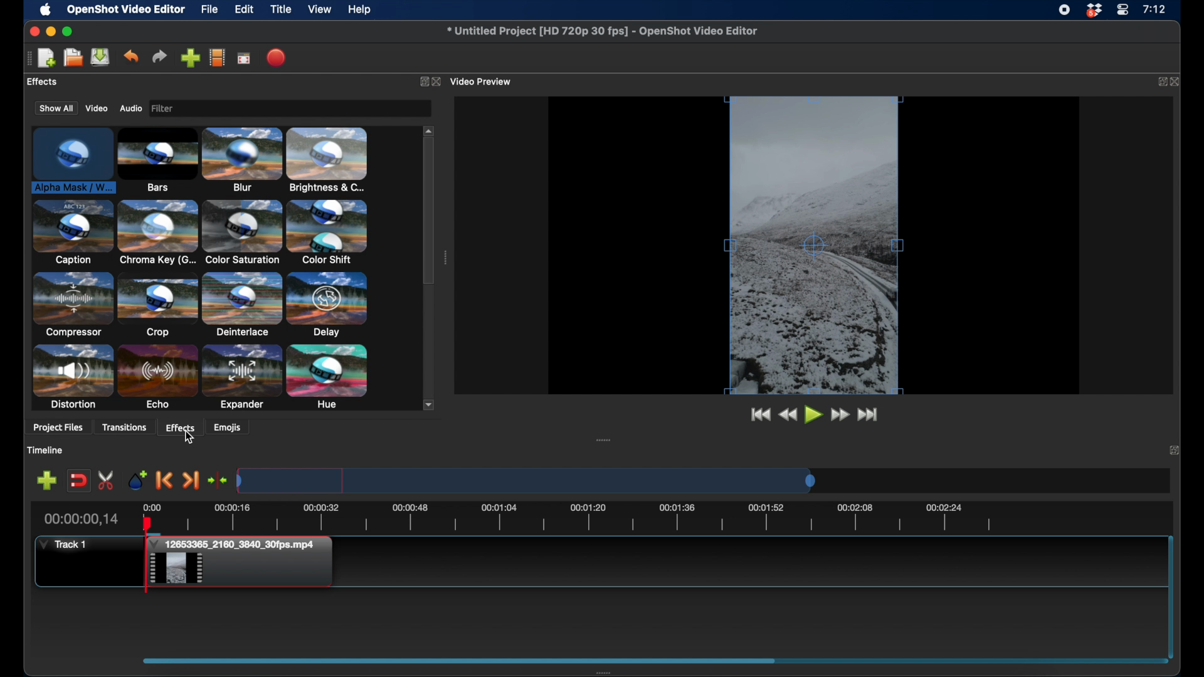 Image resolution: width=1204 pixels, height=677 pixels. What do you see at coordinates (151, 506) in the screenshot?
I see `0.00` at bounding box center [151, 506].